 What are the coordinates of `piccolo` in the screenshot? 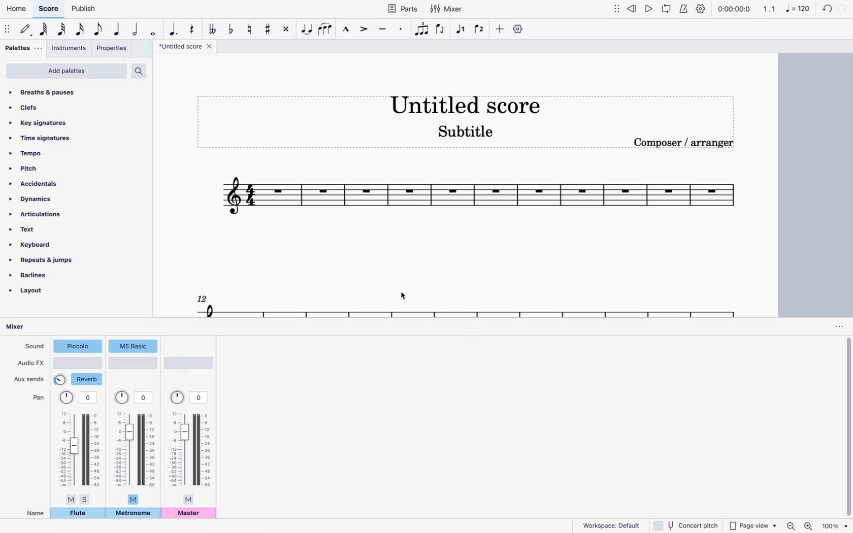 It's located at (79, 346).